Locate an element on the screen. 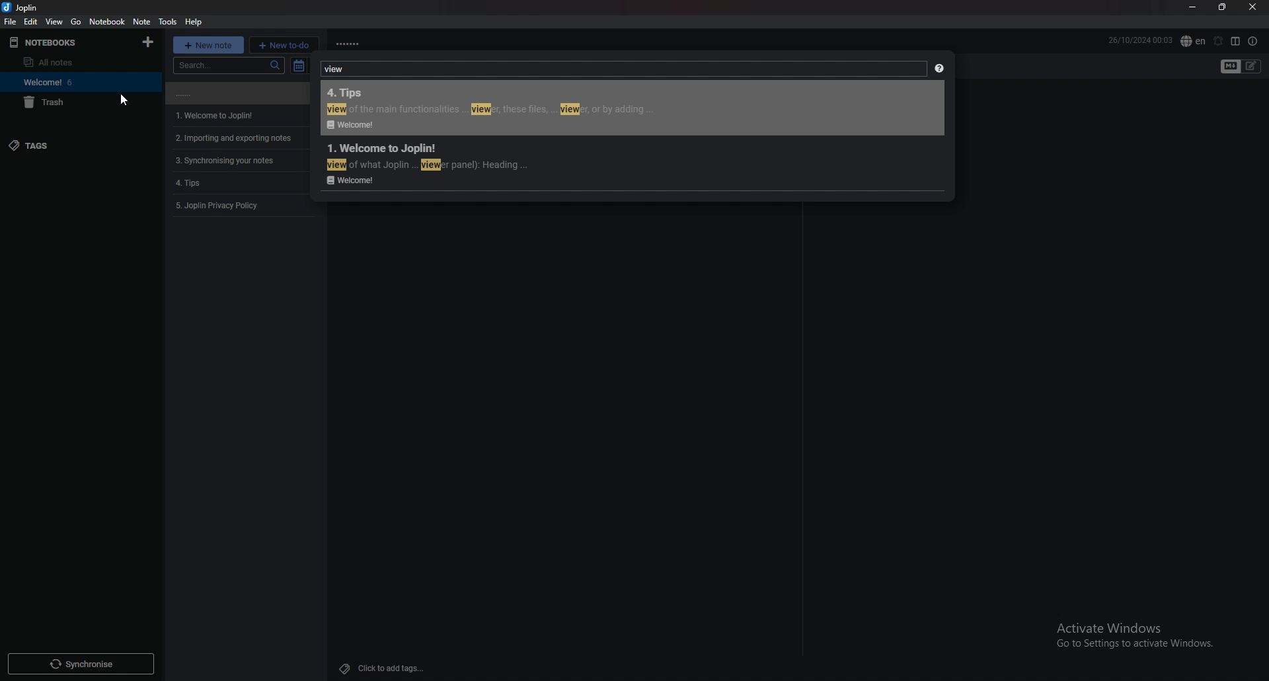 The height and width of the screenshot is (681, 1269). tags is located at coordinates (73, 145).